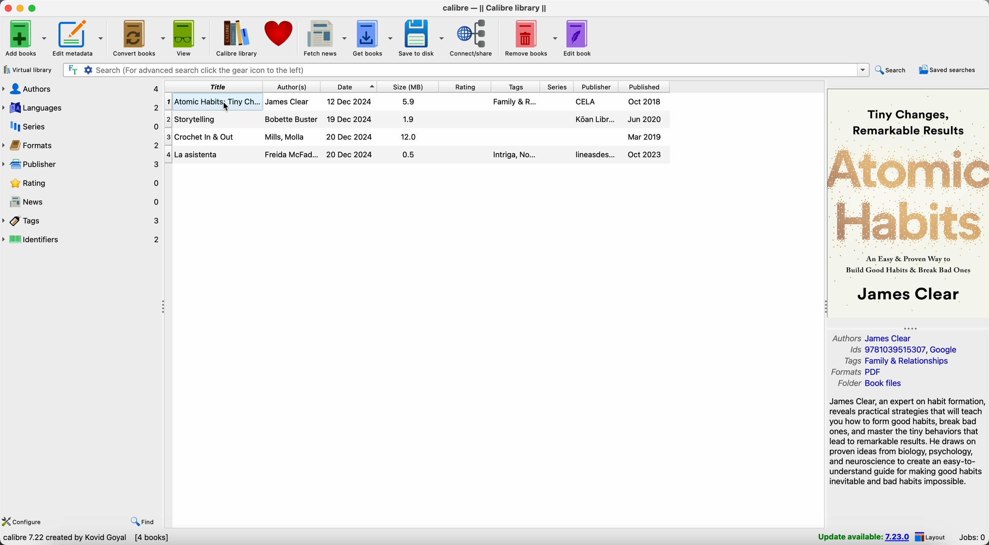 Image resolution: width=989 pixels, height=545 pixels. Describe the element at coordinates (349, 87) in the screenshot. I see `date` at that location.